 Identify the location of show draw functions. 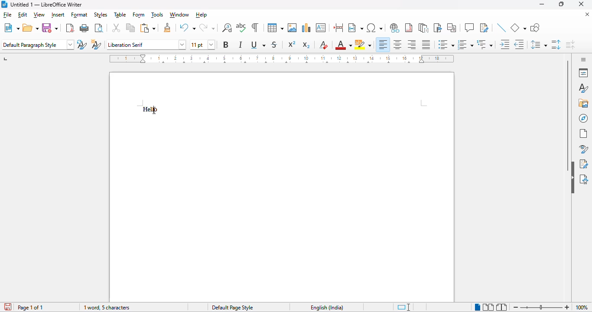
(535, 28).